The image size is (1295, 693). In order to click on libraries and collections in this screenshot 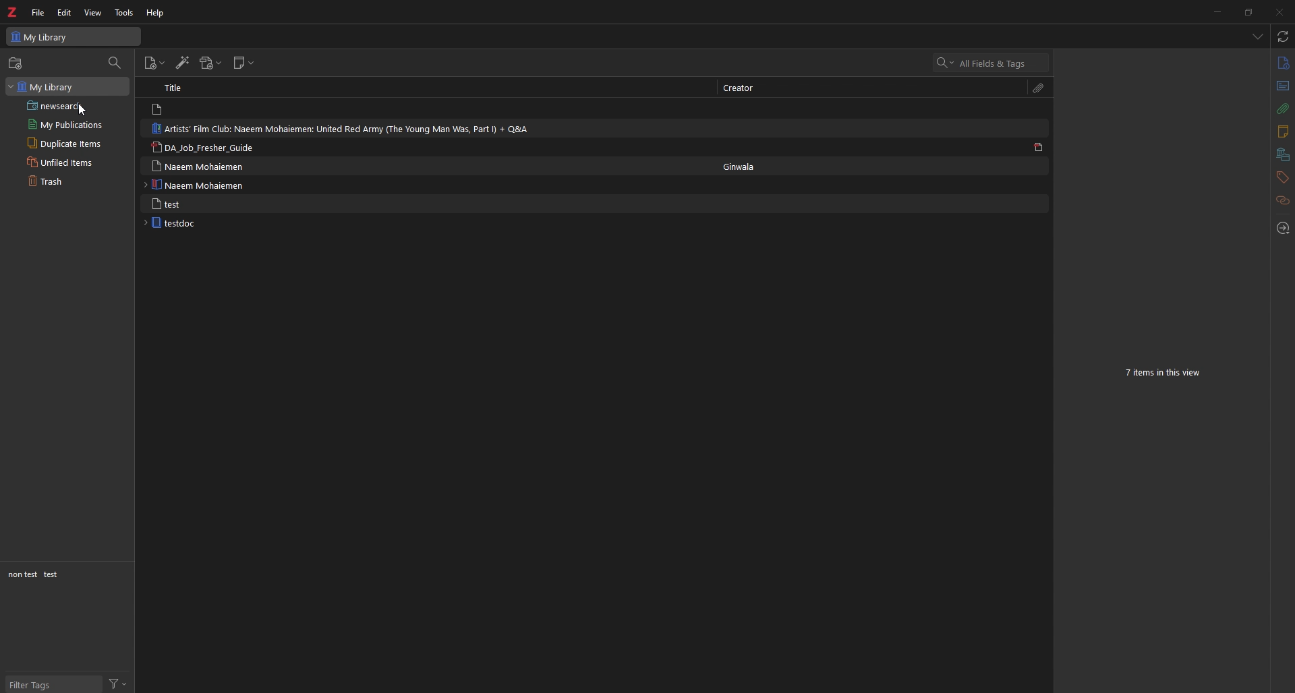, I will do `click(1284, 154)`.